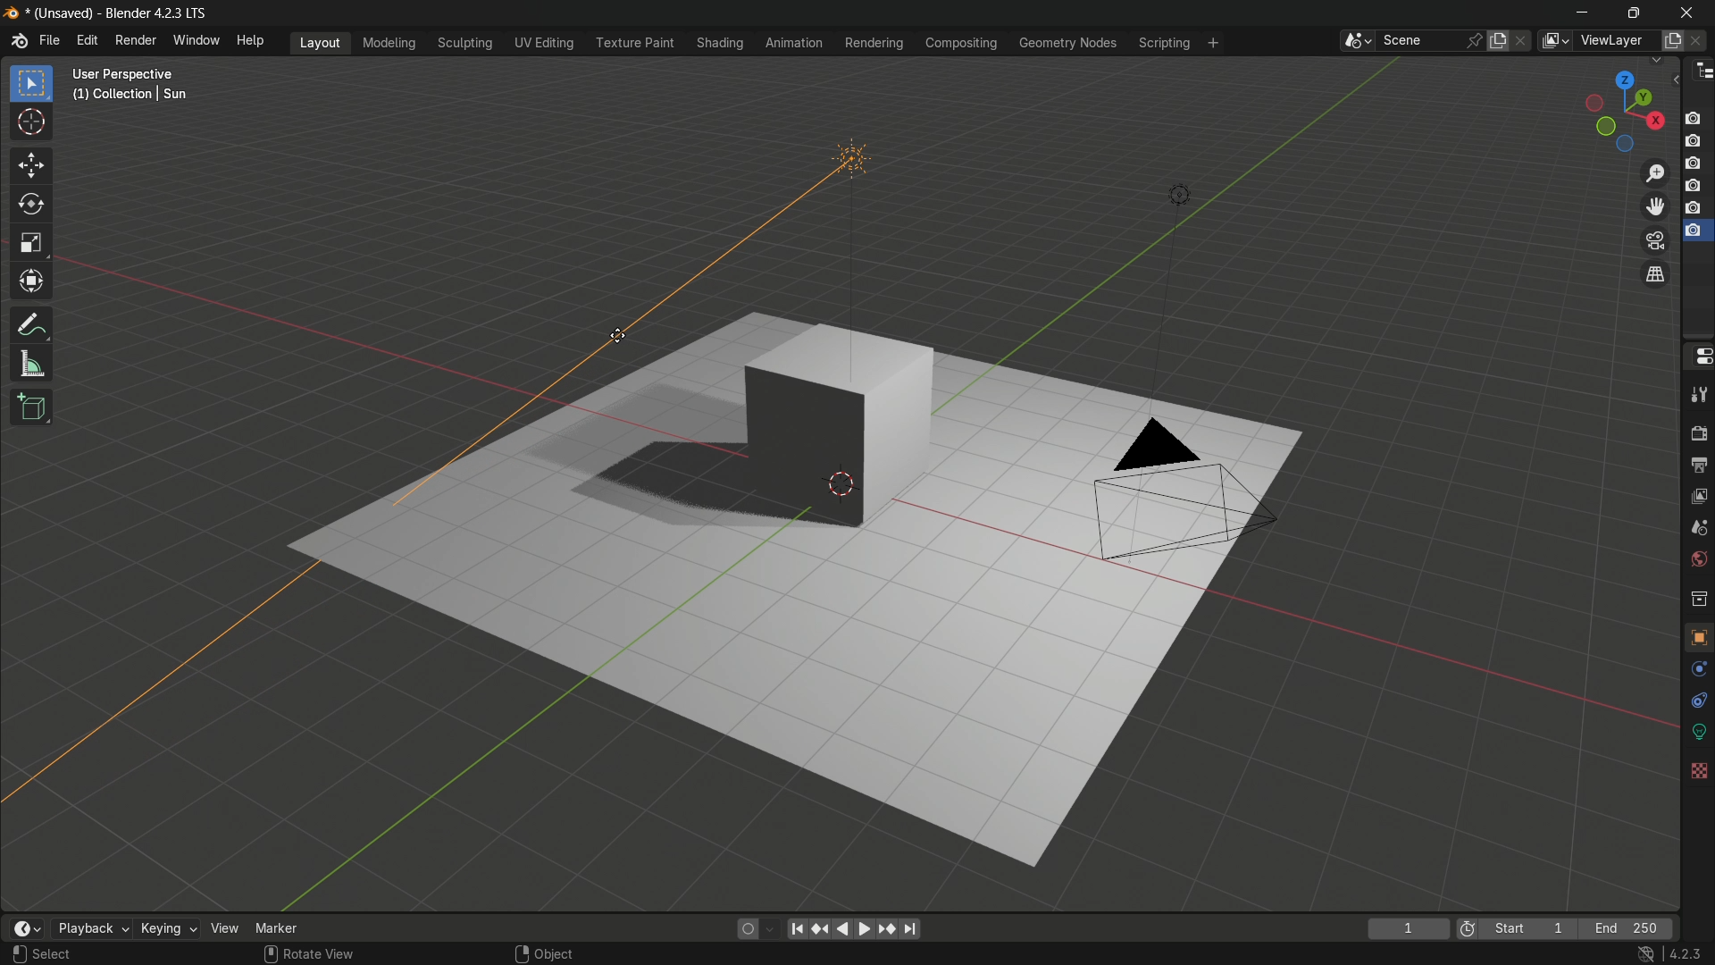  What do you see at coordinates (31, 126) in the screenshot?
I see `cursor` at bounding box center [31, 126].